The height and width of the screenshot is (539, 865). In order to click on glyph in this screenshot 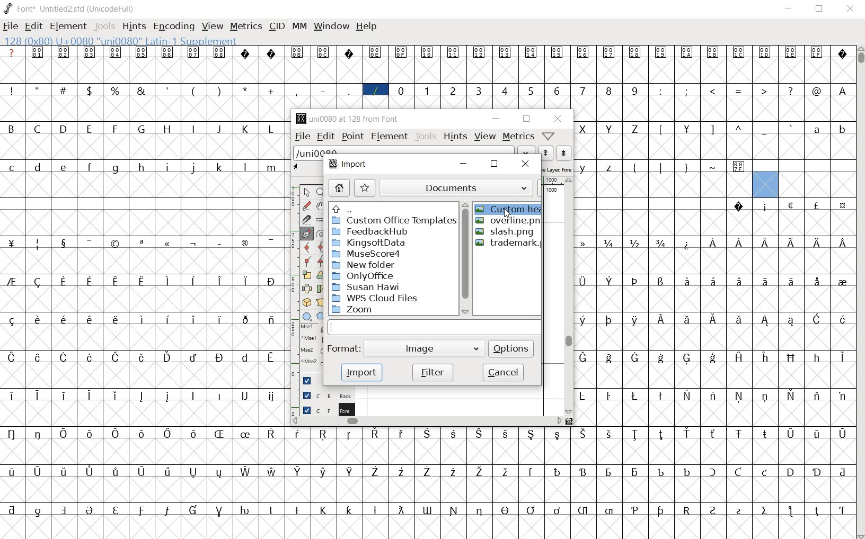, I will do `click(608, 52)`.